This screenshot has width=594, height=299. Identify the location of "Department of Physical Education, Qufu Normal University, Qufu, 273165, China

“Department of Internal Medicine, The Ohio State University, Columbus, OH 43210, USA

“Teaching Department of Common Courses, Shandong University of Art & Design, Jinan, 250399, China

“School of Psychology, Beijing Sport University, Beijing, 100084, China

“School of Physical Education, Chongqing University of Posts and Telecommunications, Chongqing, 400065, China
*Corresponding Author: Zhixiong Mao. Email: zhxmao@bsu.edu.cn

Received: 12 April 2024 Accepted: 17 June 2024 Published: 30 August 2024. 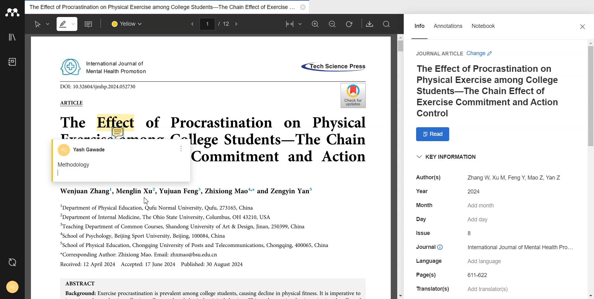
(195, 235).